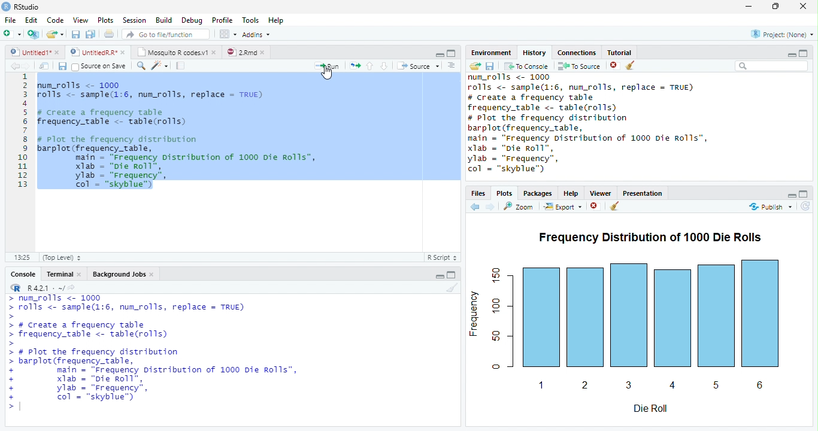  What do you see at coordinates (109, 34) in the screenshot?
I see `Print` at bounding box center [109, 34].